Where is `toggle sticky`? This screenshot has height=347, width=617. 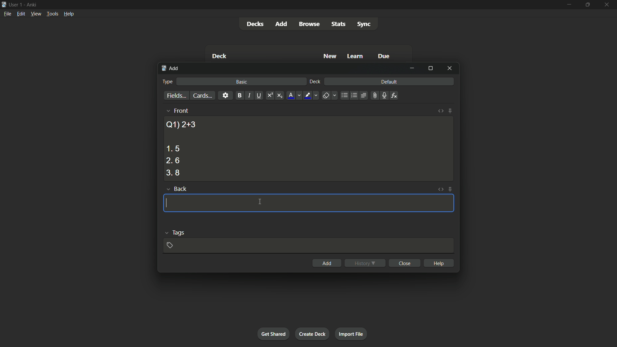 toggle sticky is located at coordinates (451, 189).